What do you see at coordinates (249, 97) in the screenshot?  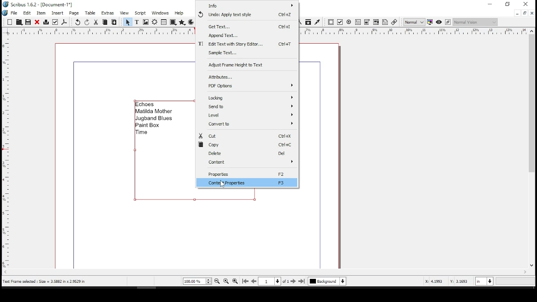 I see `locking` at bounding box center [249, 97].